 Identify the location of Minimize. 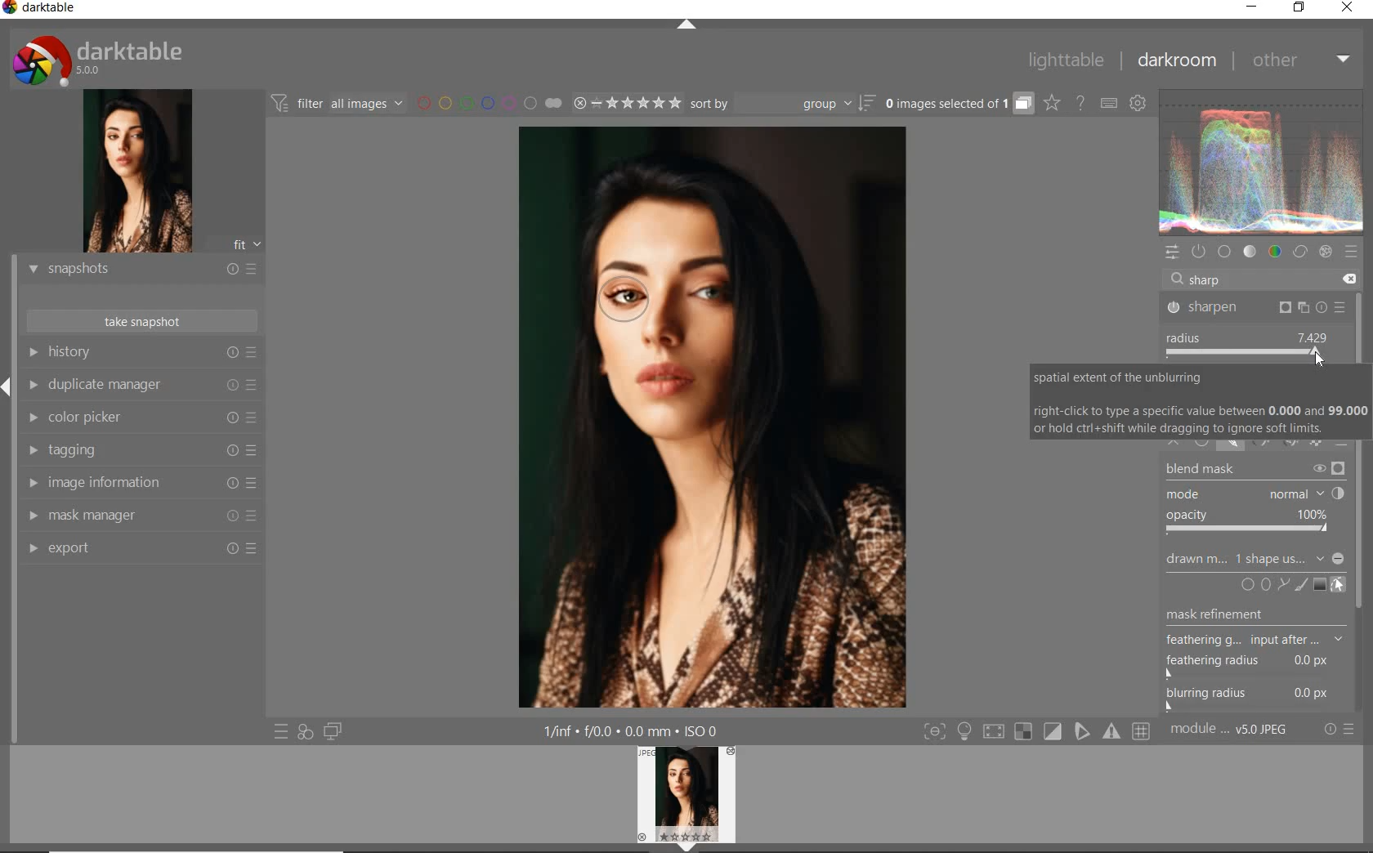
(1339, 559).